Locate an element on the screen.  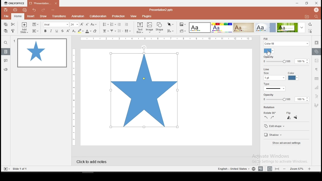
change case is located at coordinates (94, 24).